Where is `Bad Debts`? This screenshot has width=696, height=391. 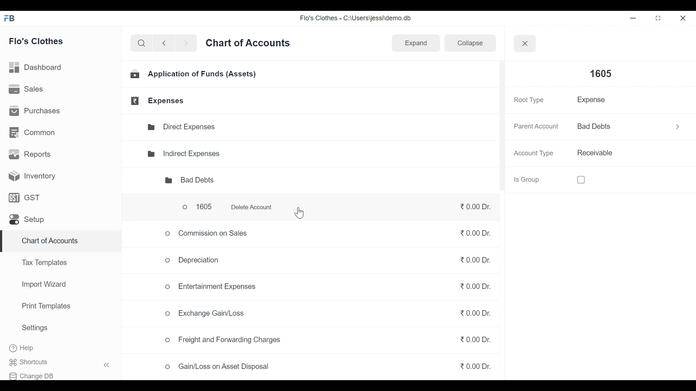 Bad Debts is located at coordinates (183, 180).